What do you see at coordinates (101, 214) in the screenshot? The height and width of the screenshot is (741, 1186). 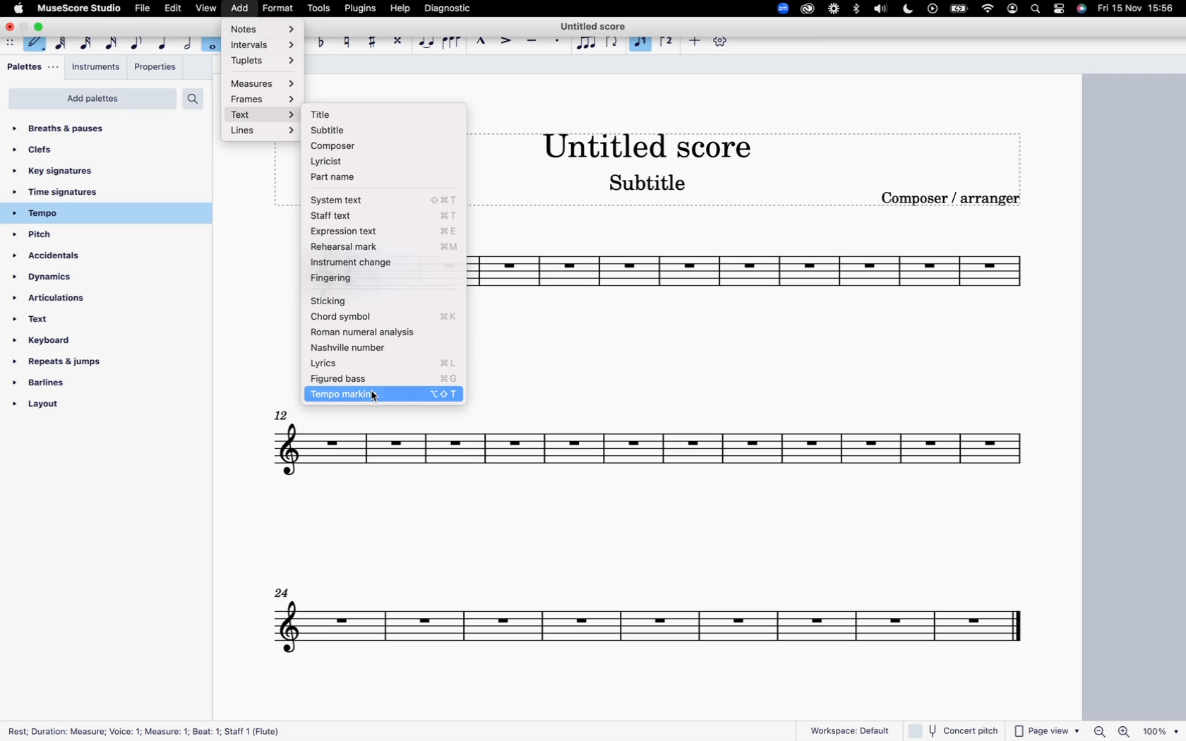 I see `tempo` at bounding box center [101, 214].